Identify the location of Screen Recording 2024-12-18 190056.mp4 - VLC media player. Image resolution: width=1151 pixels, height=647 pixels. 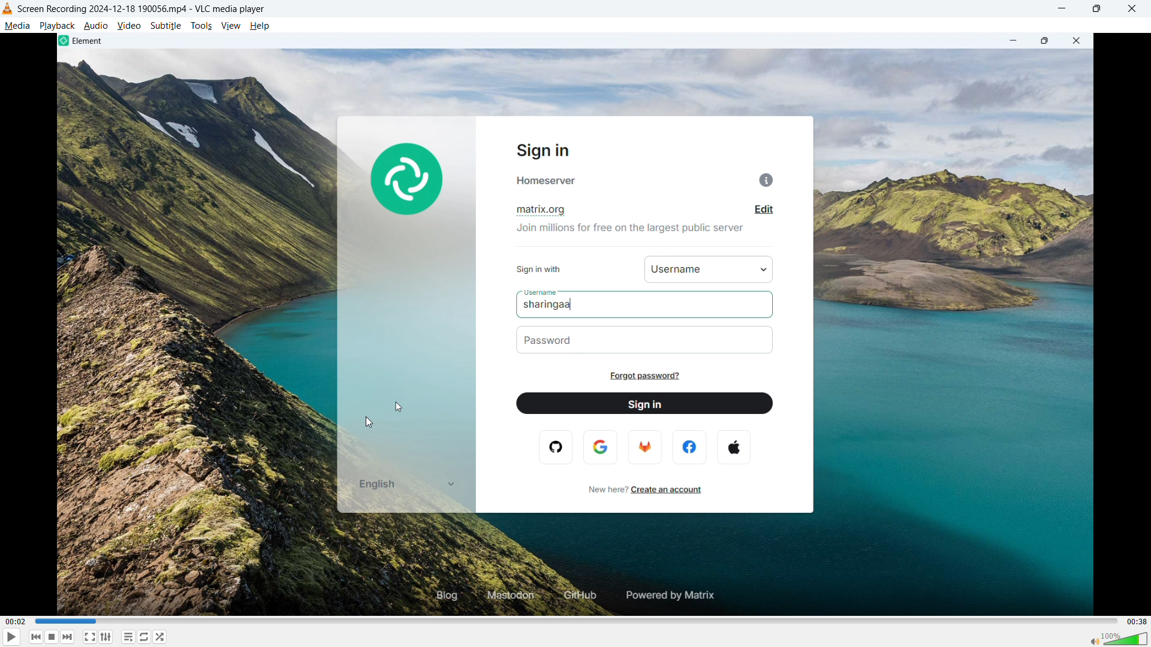
(142, 8).